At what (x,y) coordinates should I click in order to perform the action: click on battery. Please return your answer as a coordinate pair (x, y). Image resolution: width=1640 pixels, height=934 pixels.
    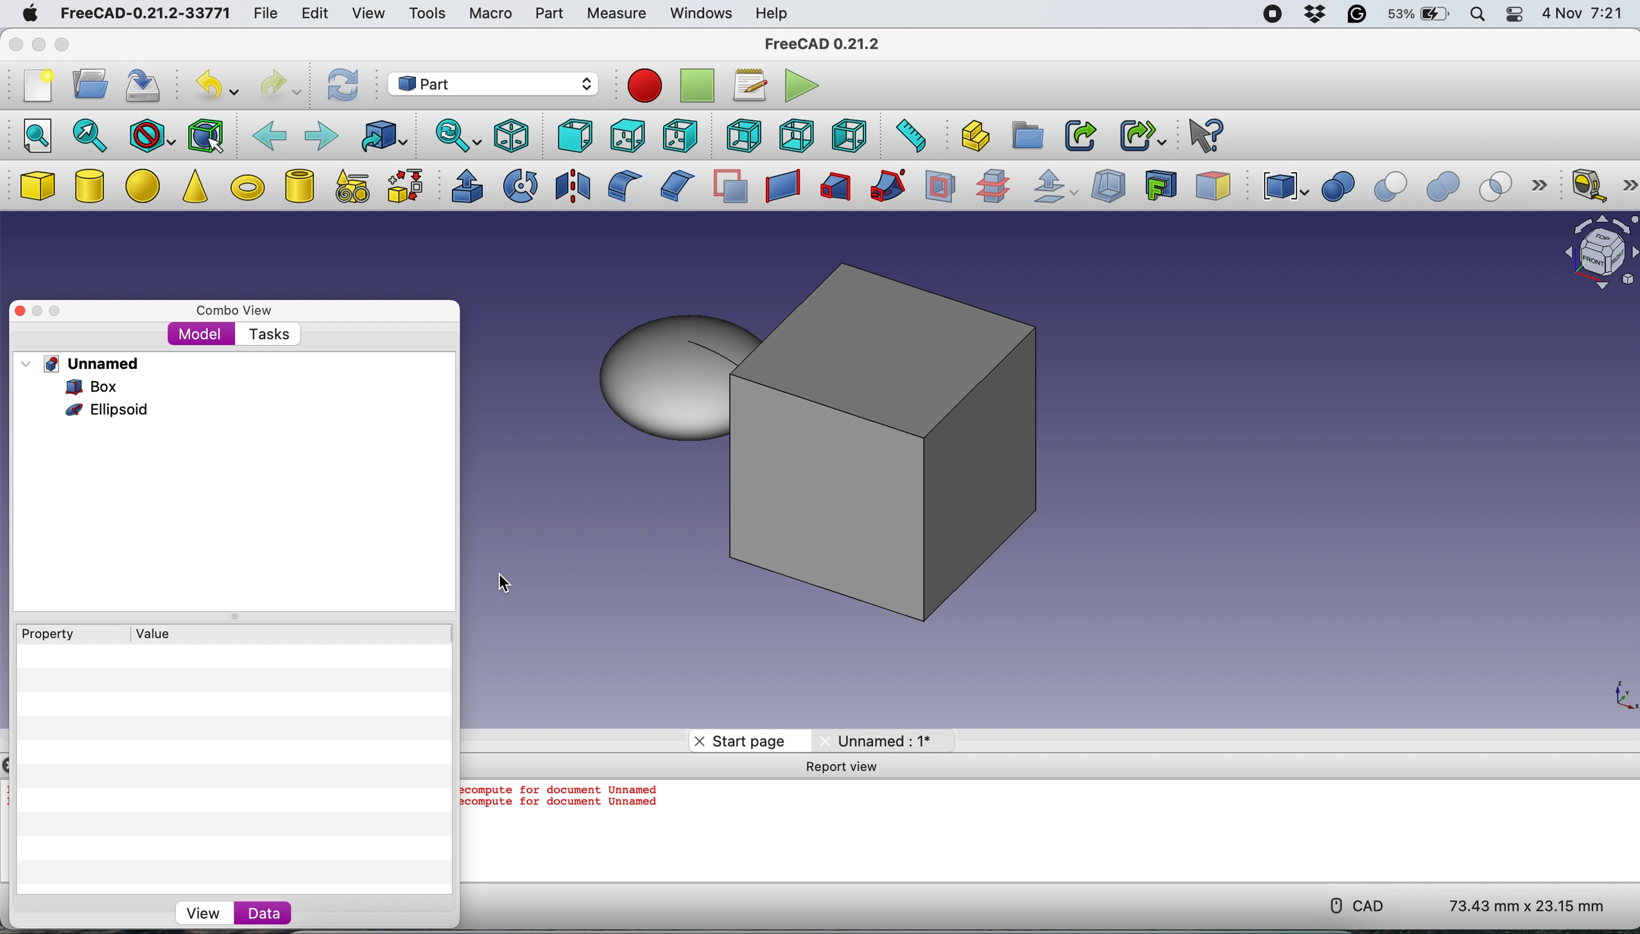
    Looking at the image, I should click on (1417, 15).